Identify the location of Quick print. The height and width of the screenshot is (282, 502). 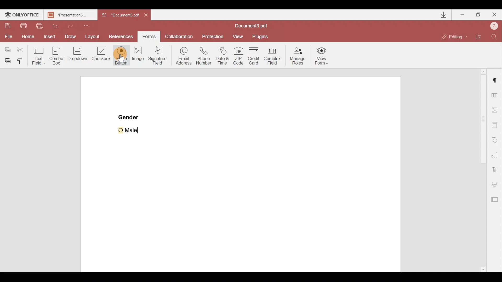
(41, 25).